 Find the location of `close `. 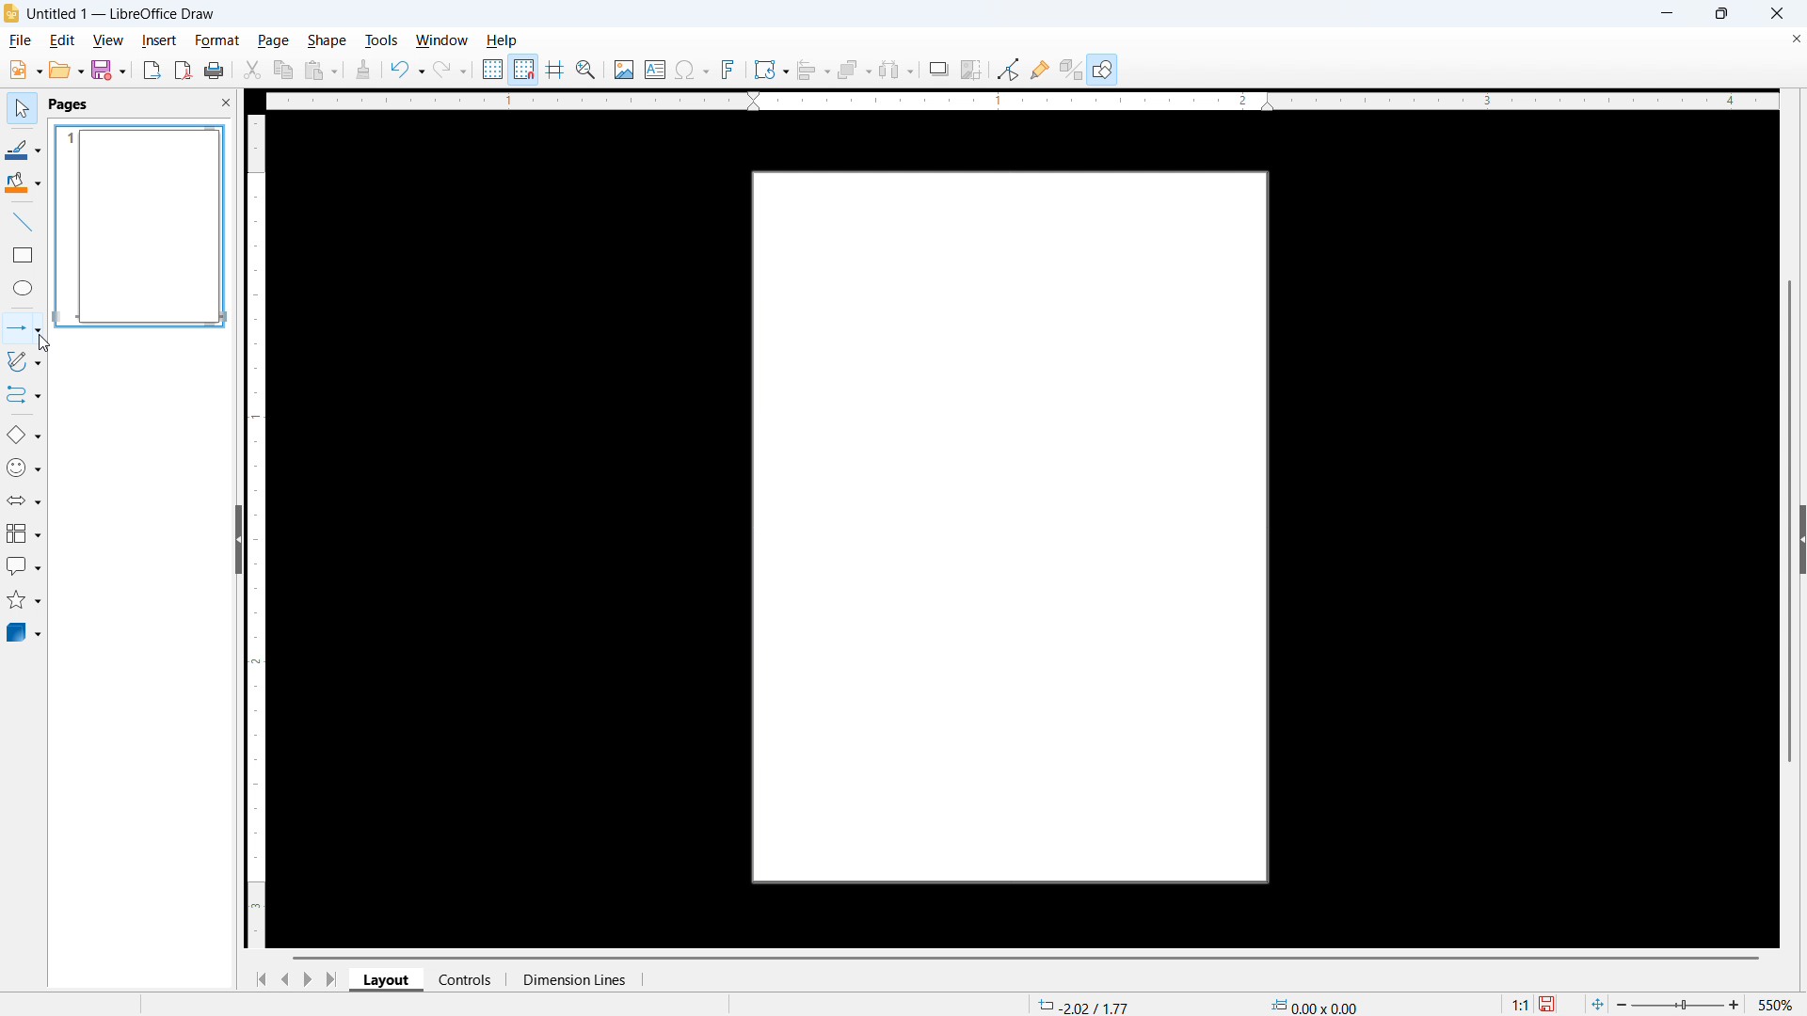

close  is located at coordinates (1776, 13).